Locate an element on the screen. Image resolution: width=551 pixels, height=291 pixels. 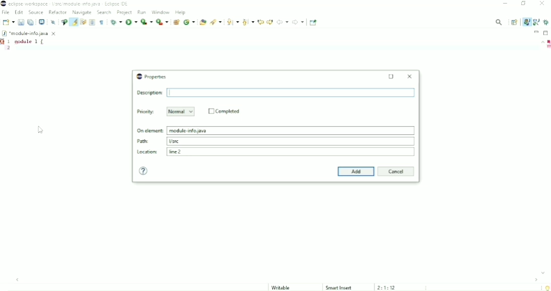
Errors is located at coordinates (548, 41).